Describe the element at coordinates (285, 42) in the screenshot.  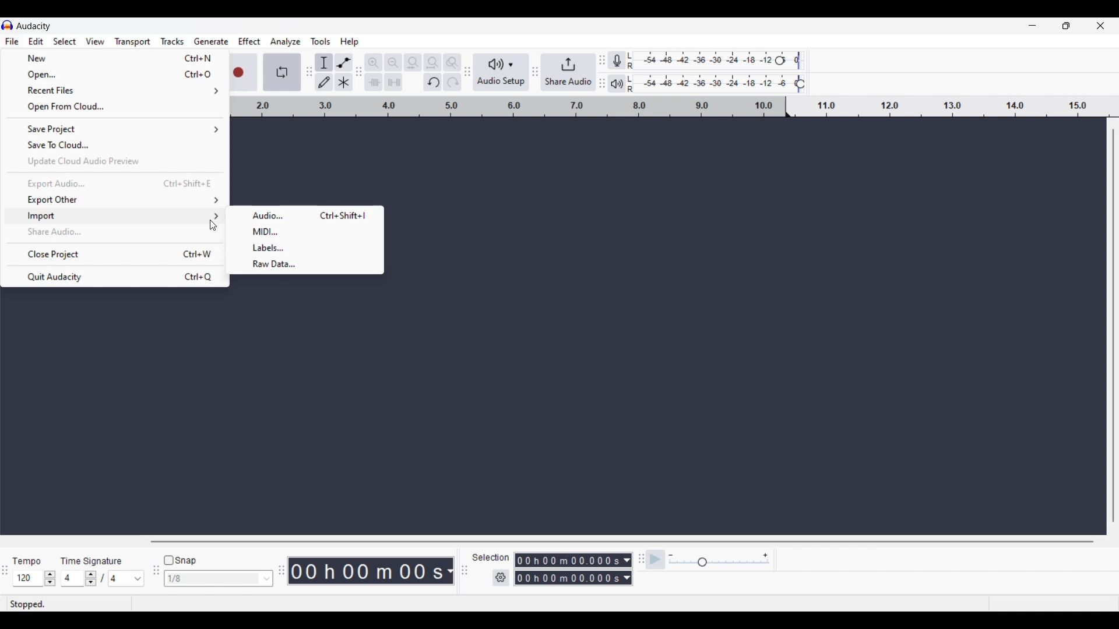
I see `Analyze menu` at that location.